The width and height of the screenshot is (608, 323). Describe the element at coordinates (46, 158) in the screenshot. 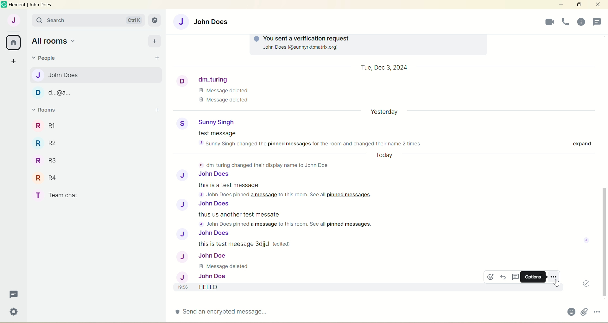

I see `R R3` at that location.